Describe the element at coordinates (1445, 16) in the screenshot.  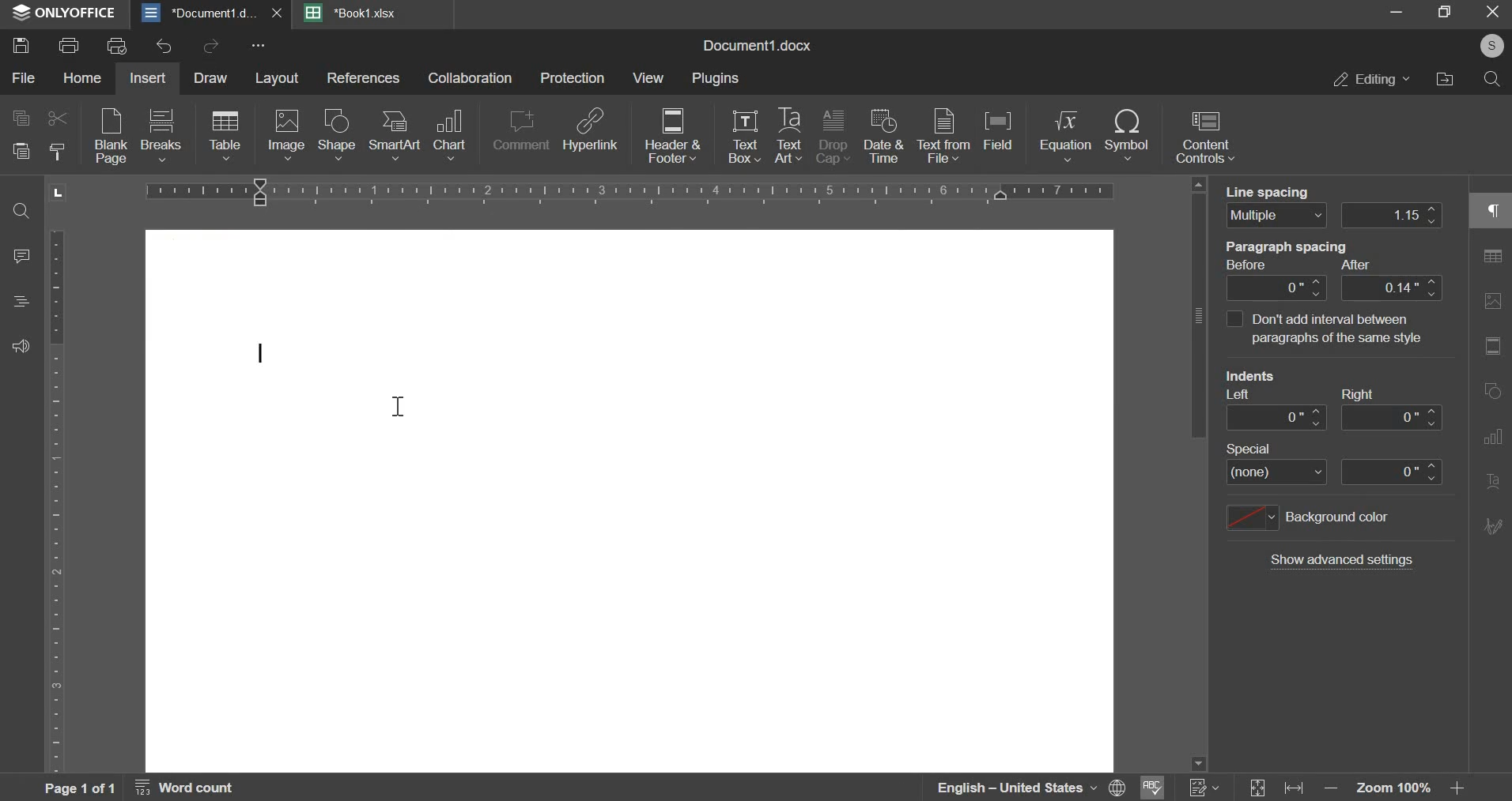
I see `maximize` at that location.